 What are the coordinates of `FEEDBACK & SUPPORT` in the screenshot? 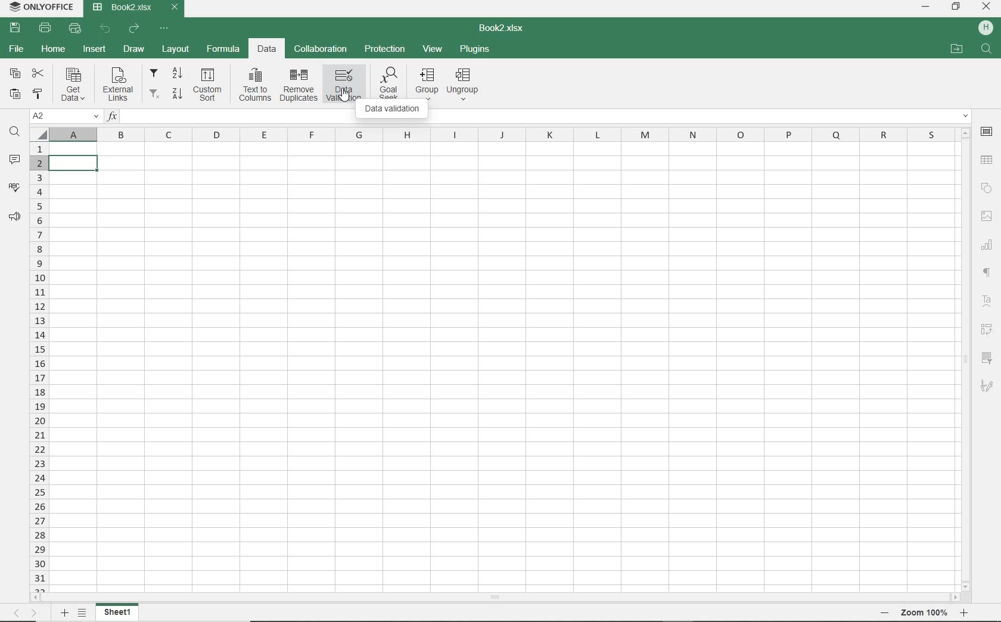 It's located at (15, 217).